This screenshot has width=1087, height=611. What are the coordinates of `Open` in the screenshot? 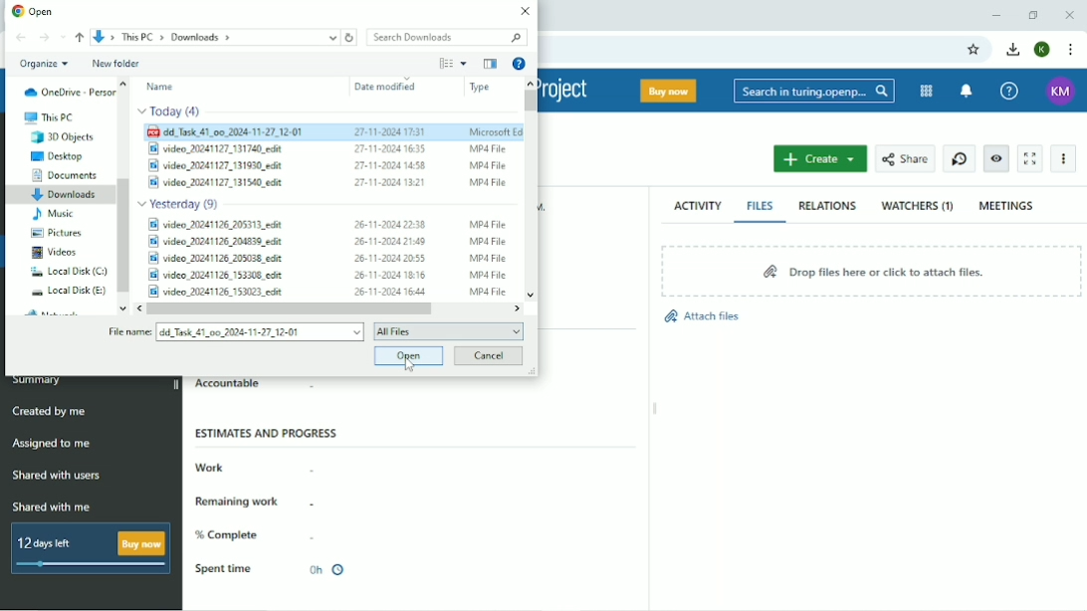 It's located at (34, 10).